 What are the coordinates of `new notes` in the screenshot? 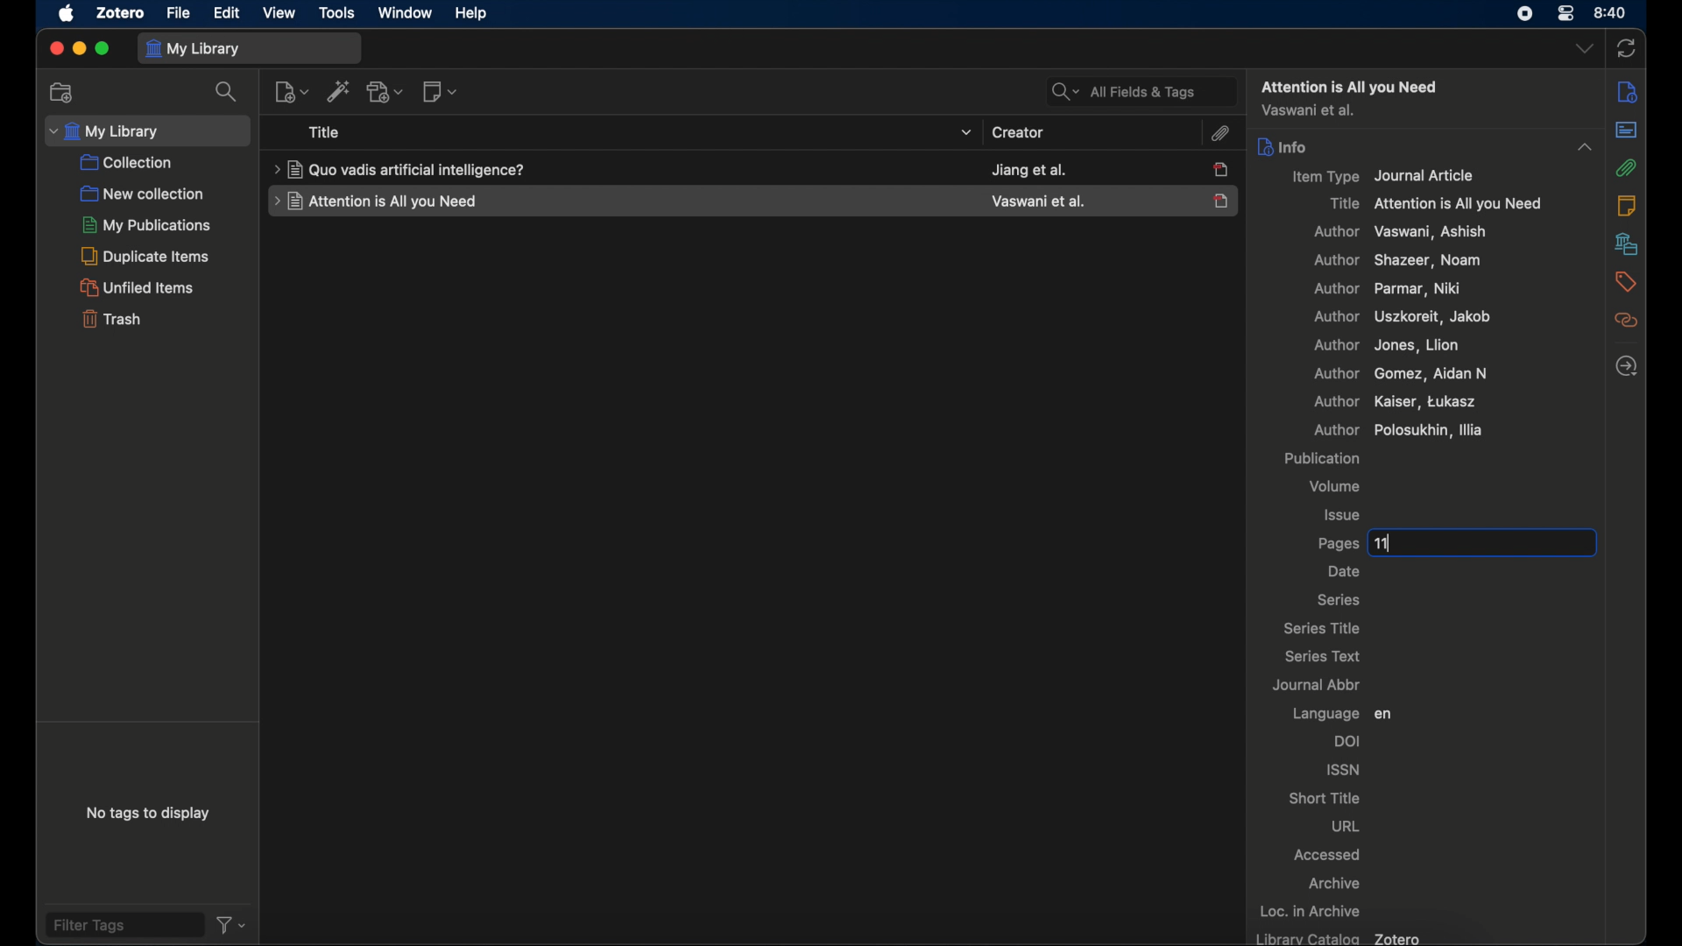 It's located at (441, 92).